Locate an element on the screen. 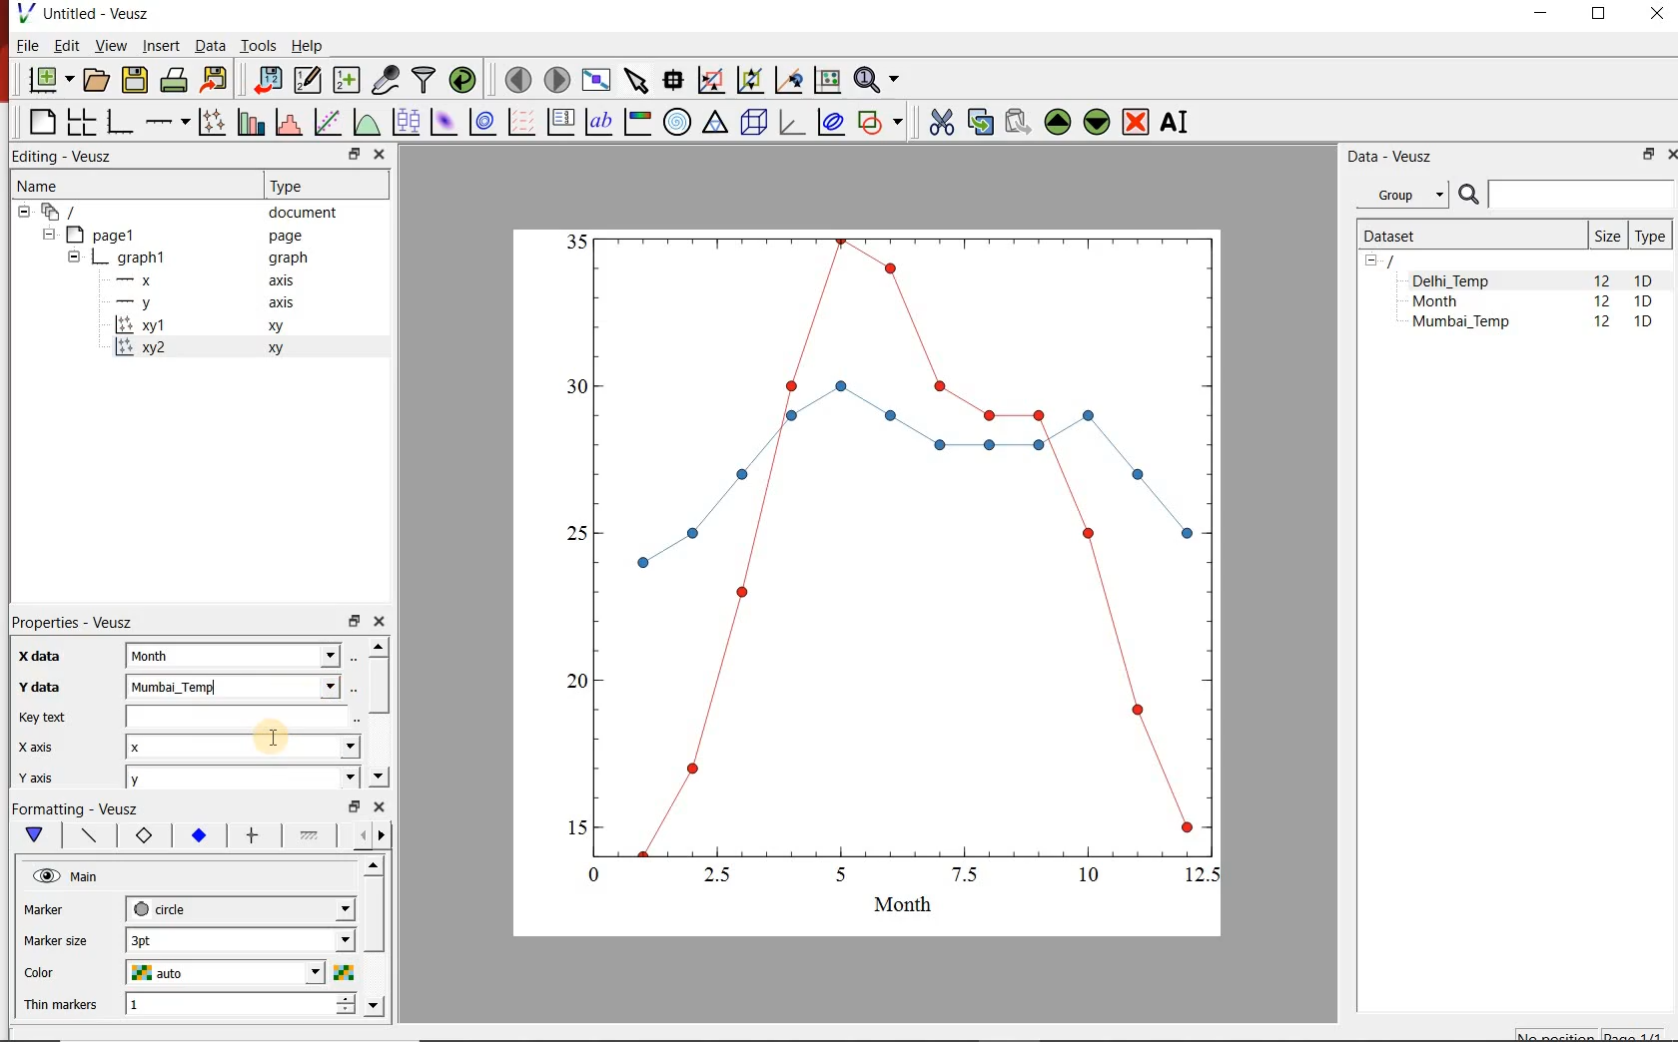  move the selected widget up is located at coordinates (1057, 122).